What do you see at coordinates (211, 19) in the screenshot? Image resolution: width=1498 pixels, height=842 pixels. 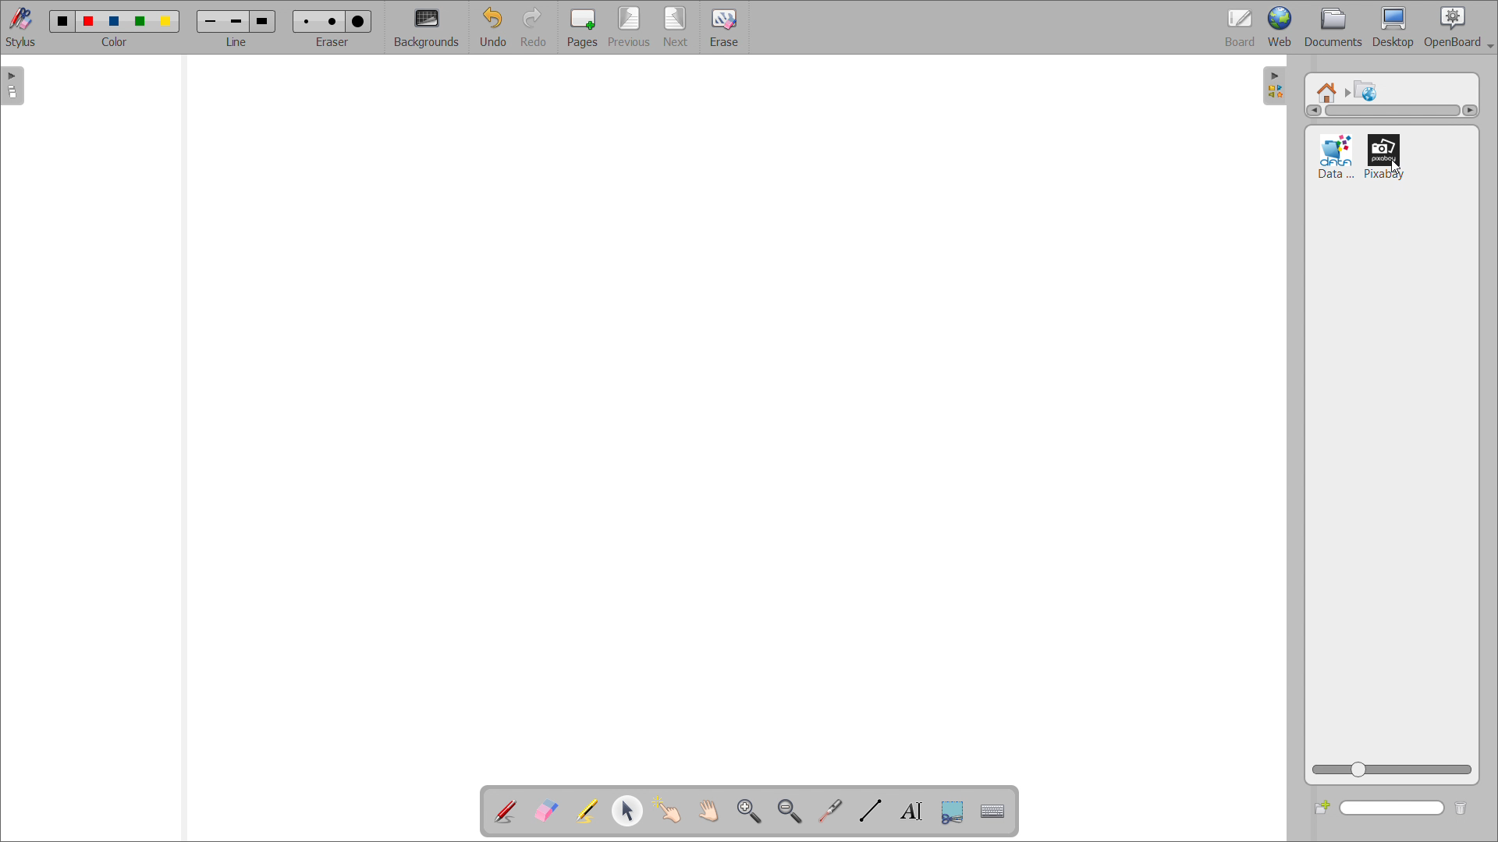 I see `Small line` at bounding box center [211, 19].